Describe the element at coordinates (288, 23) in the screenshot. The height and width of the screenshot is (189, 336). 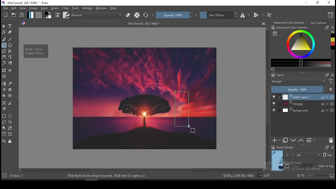
I see `advance color selector` at that location.